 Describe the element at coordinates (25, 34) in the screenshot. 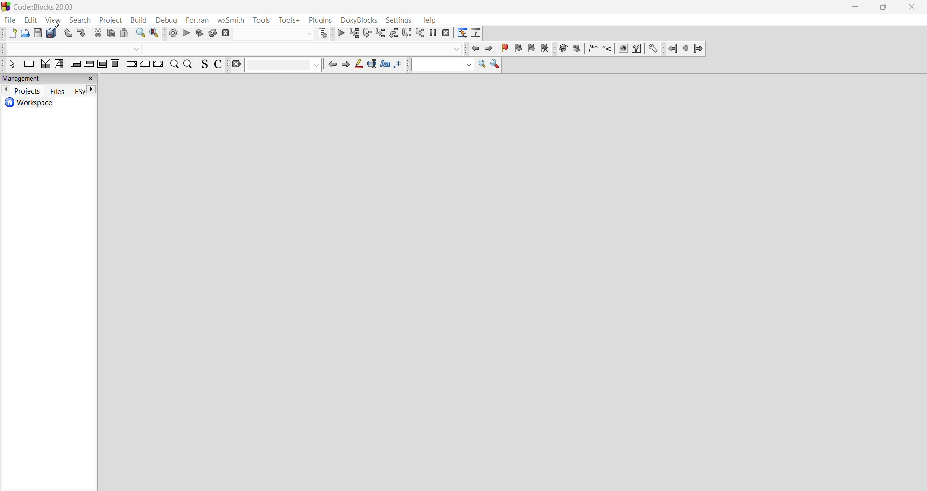

I see `open` at that location.